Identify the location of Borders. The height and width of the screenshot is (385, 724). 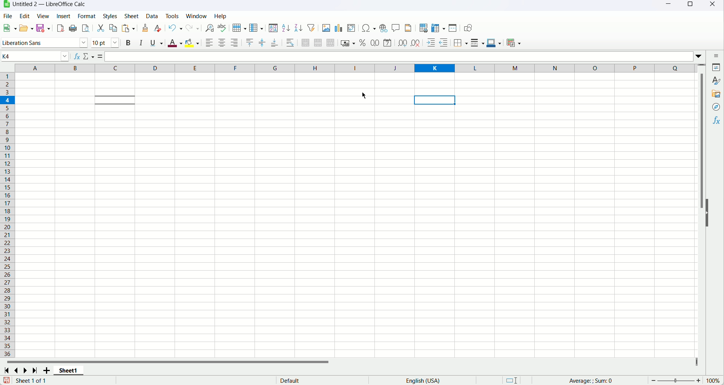
(461, 43).